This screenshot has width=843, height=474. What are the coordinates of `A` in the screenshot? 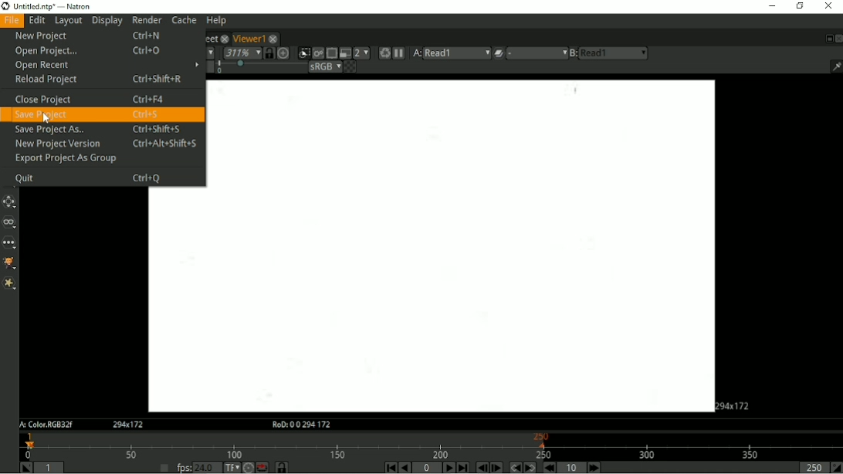 It's located at (46, 425).